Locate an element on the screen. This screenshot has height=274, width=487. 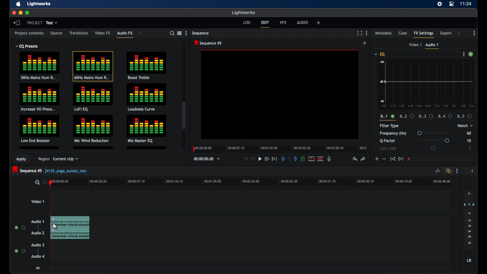
audio 2 is located at coordinates (38, 233).